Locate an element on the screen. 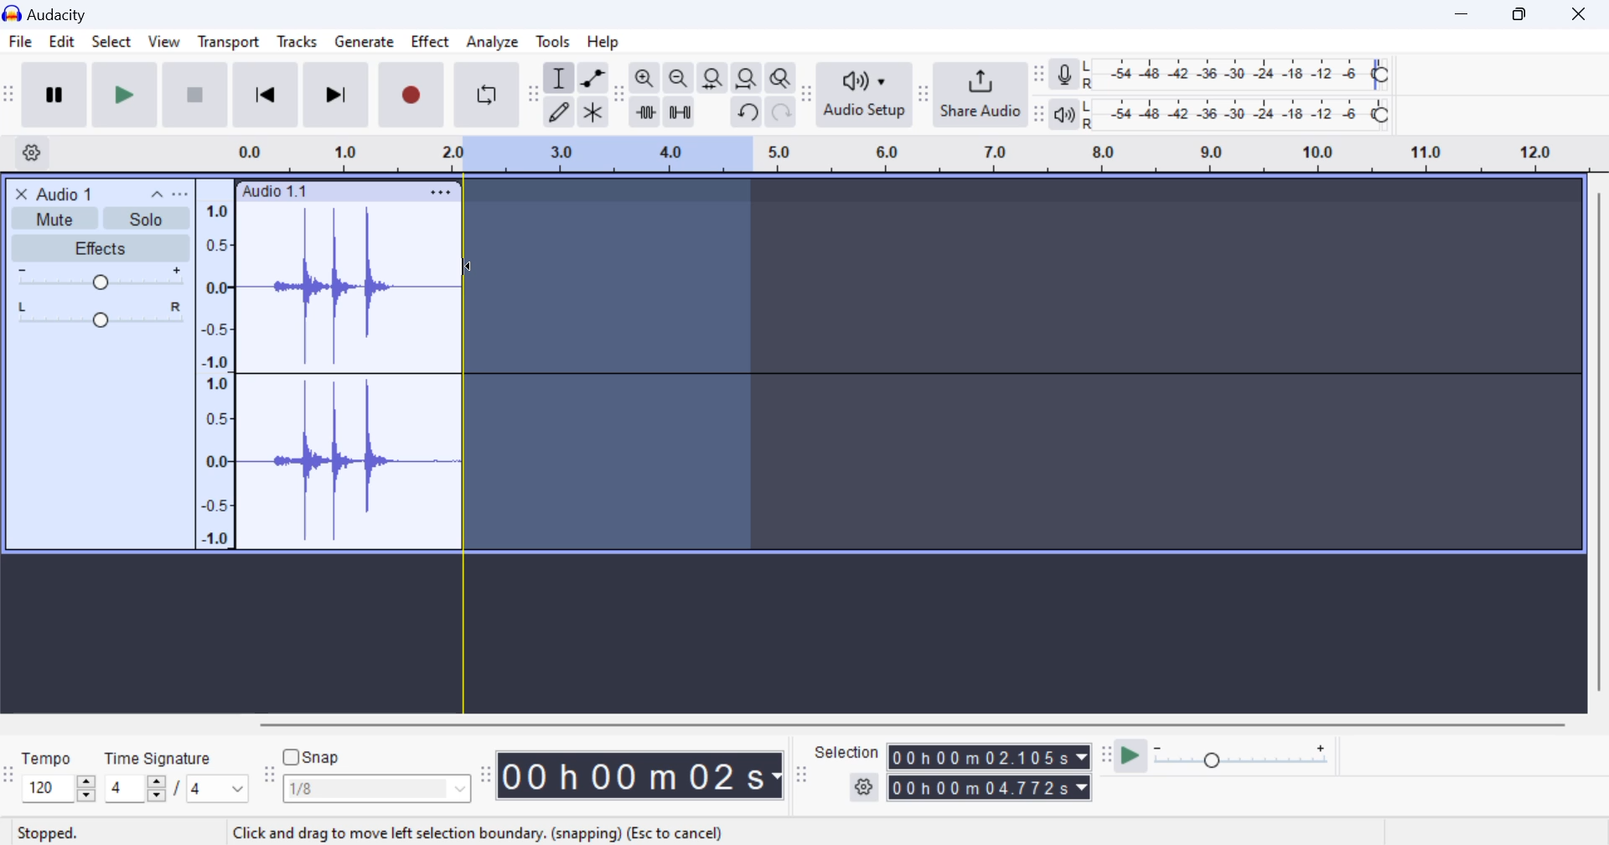 The height and width of the screenshot is (845, 1609). Edit is located at coordinates (61, 44).